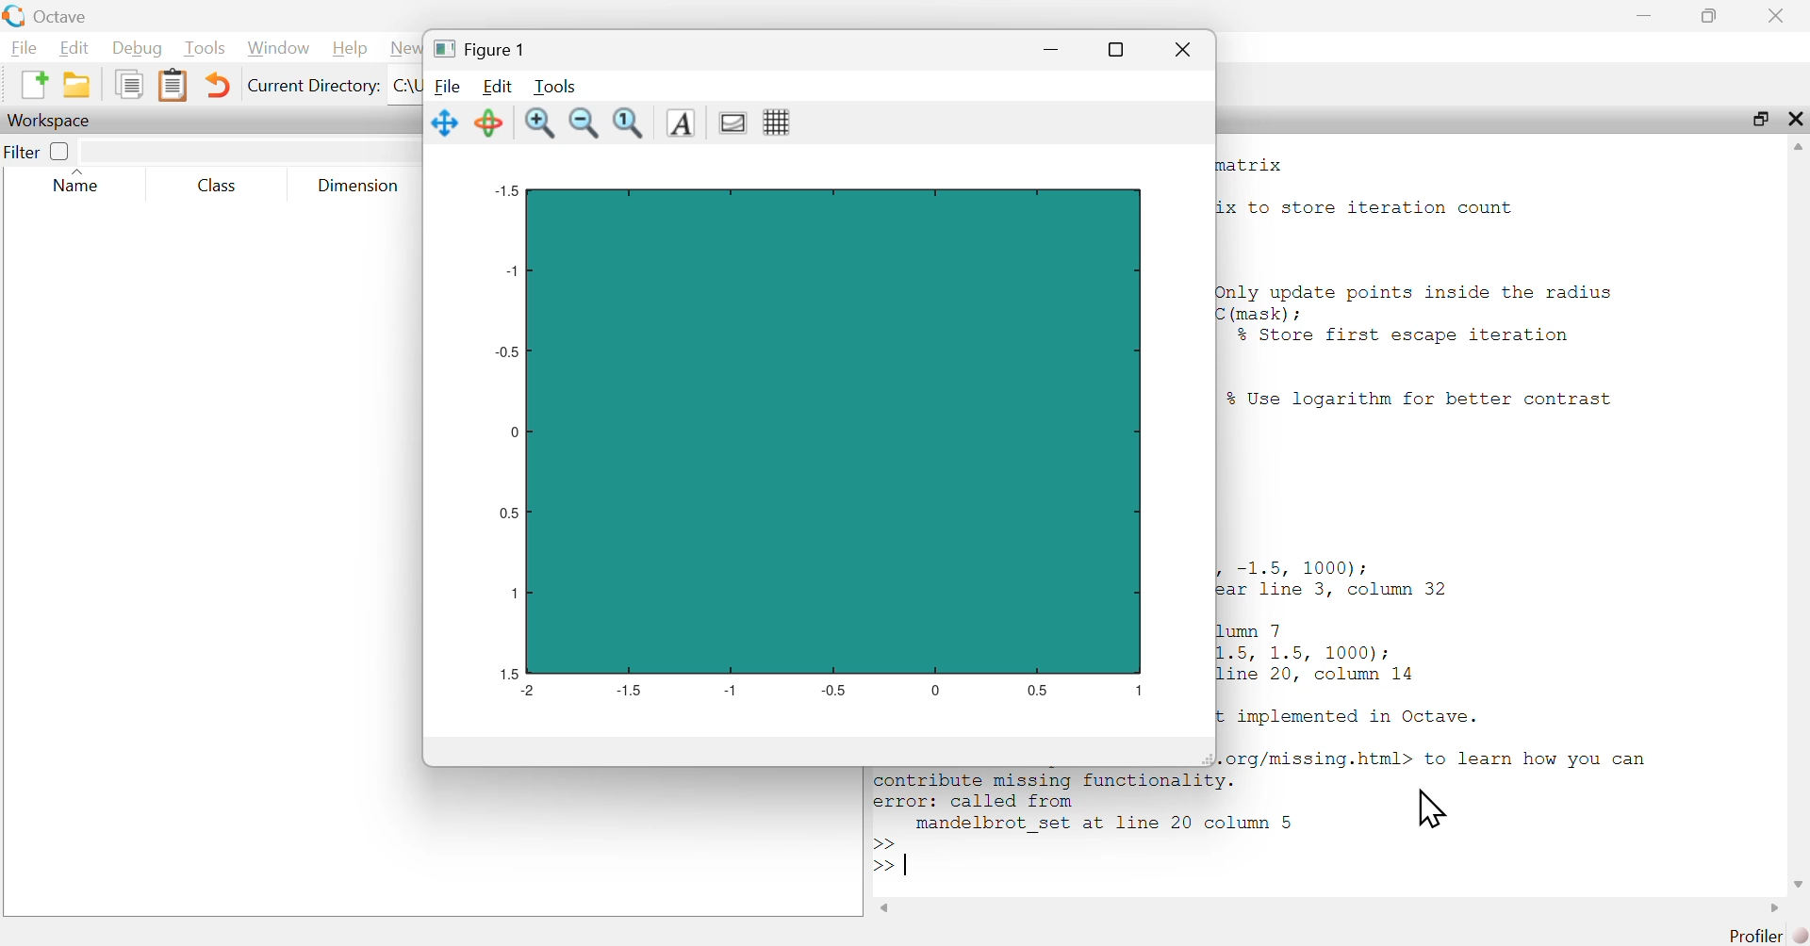  Describe the element at coordinates (1776, 13) in the screenshot. I see `close` at that location.